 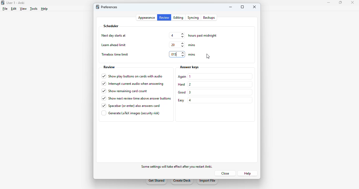 What do you see at coordinates (136, 98) in the screenshot?
I see `show next review time above answer buttons` at bounding box center [136, 98].